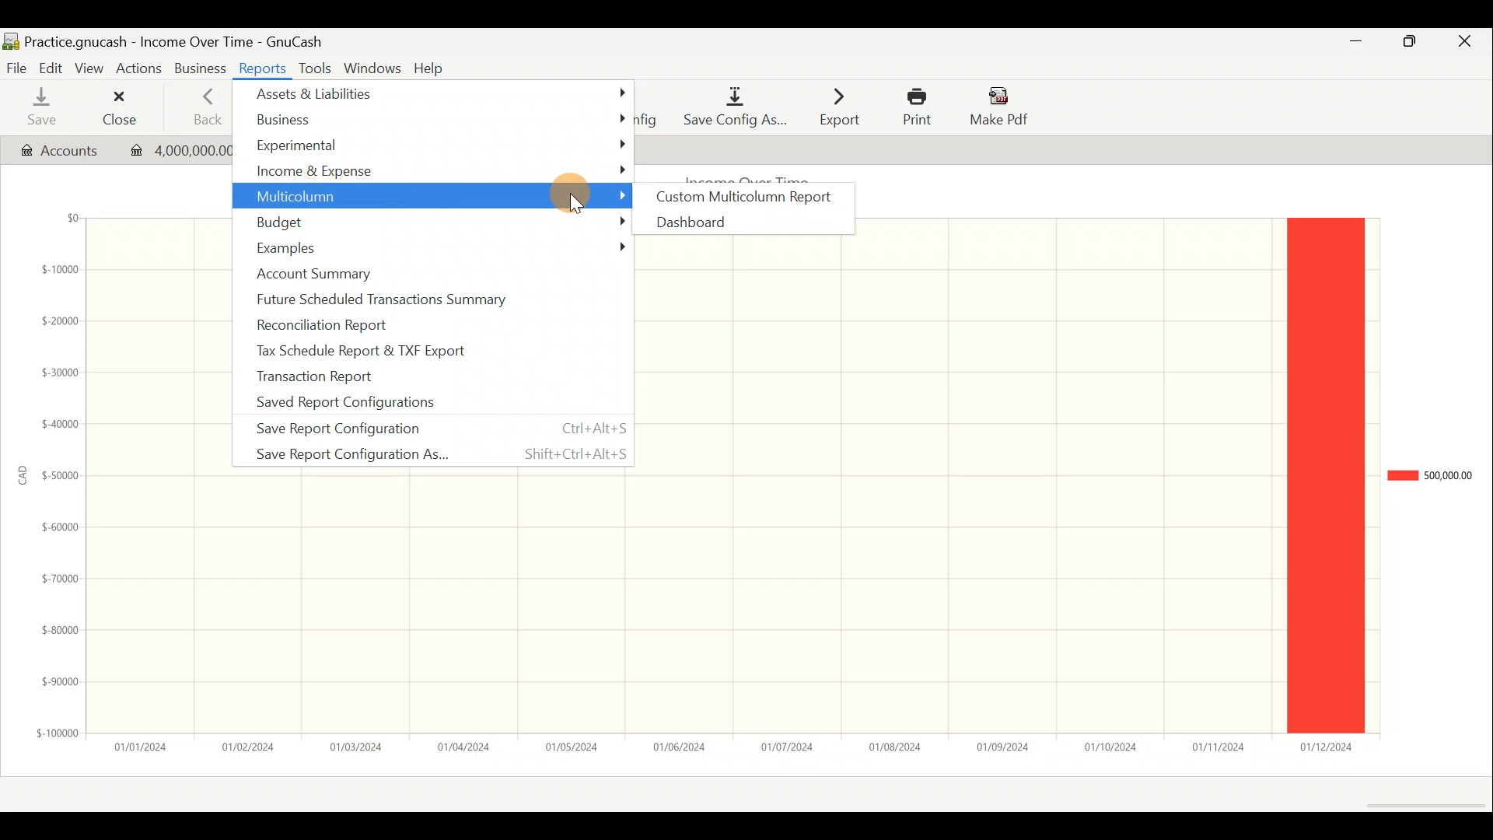 The height and width of the screenshot is (840, 1493). I want to click on Tools, so click(315, 68).